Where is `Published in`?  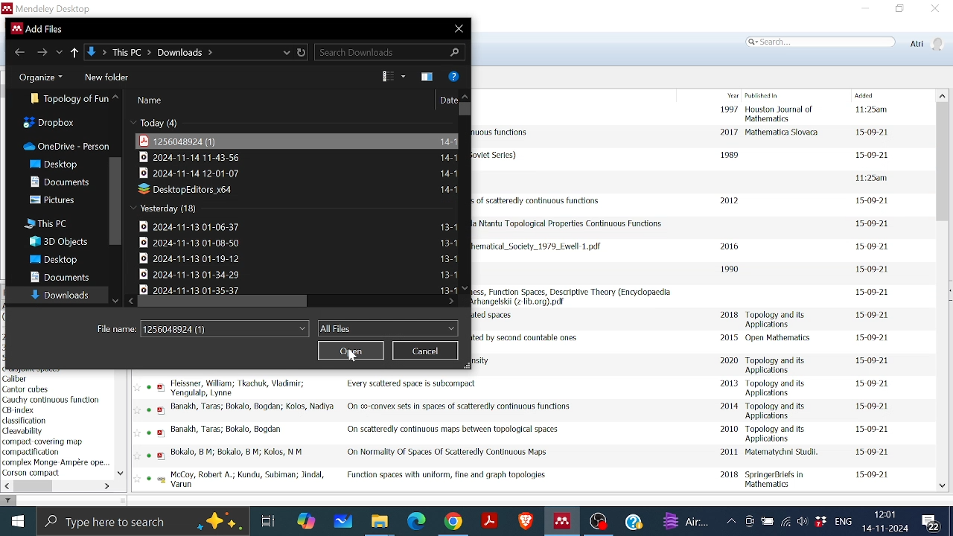 Published in is located at coordinates (776, 319).